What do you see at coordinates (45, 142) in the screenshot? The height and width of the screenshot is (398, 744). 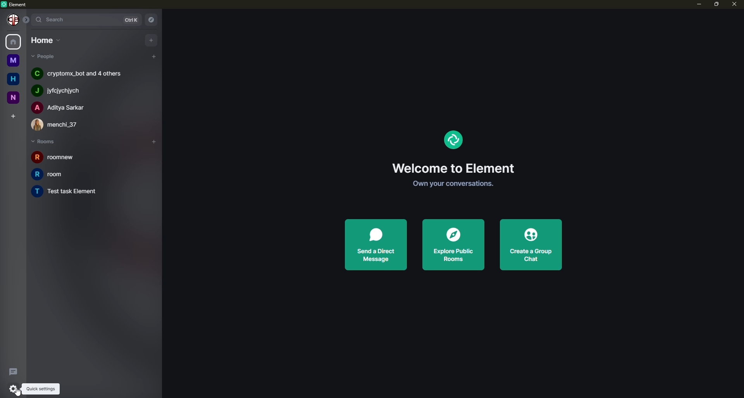 I see `rooms` at bounding box center [45, 142].